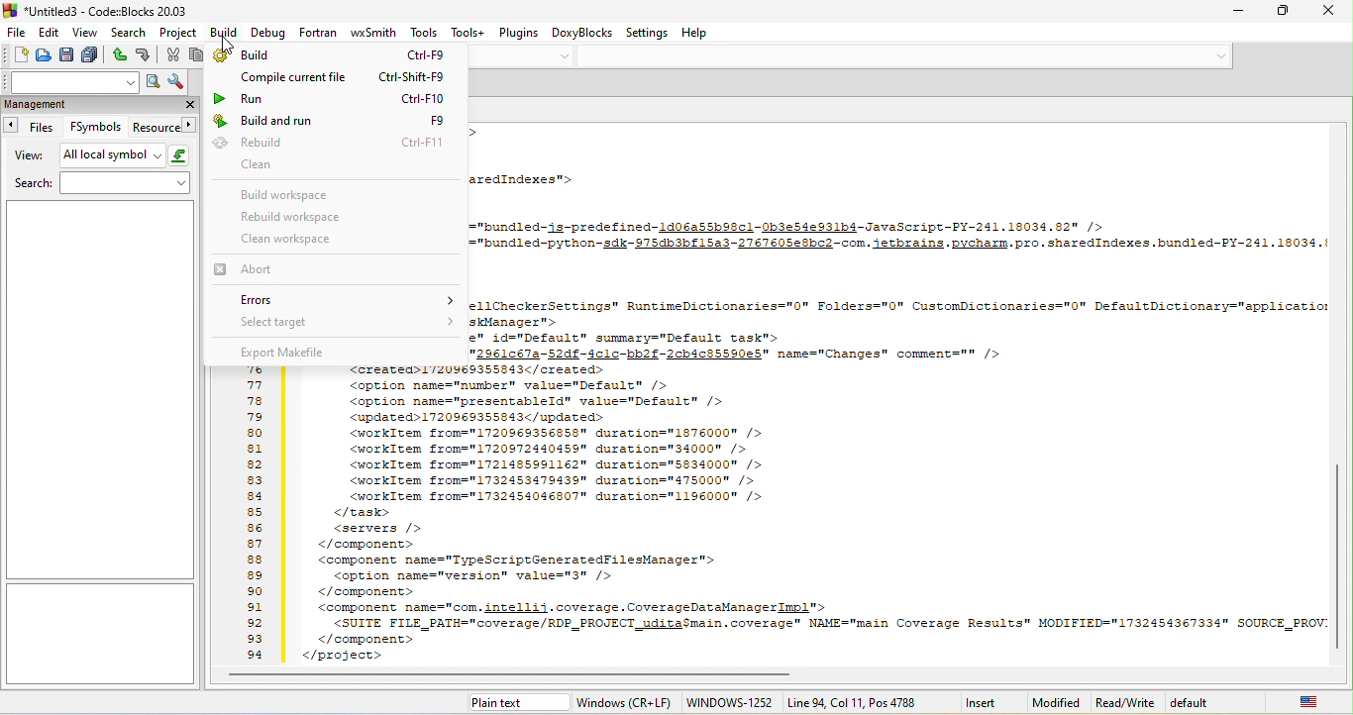 Image resolution: width=1353 pixels, height=715 pixels. What do you see at coordinates (329, 143) in the screenshot?
I see `rebuild` at bounding box center [329, 143].